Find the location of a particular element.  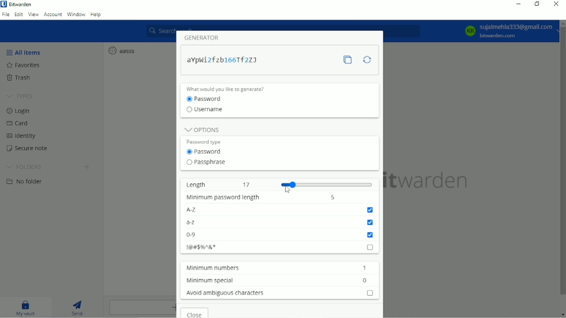

Types is located at coordinates (20, 96).